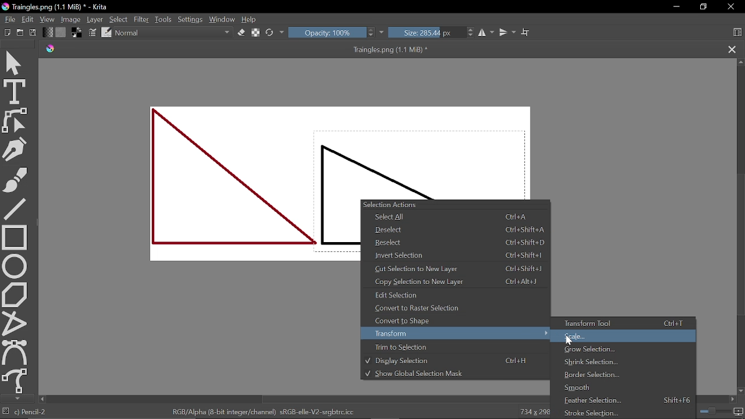  What do you see at coordinates (20, 32) in the screenshot?
I see `Create new file` at bounding box center [20, 32].